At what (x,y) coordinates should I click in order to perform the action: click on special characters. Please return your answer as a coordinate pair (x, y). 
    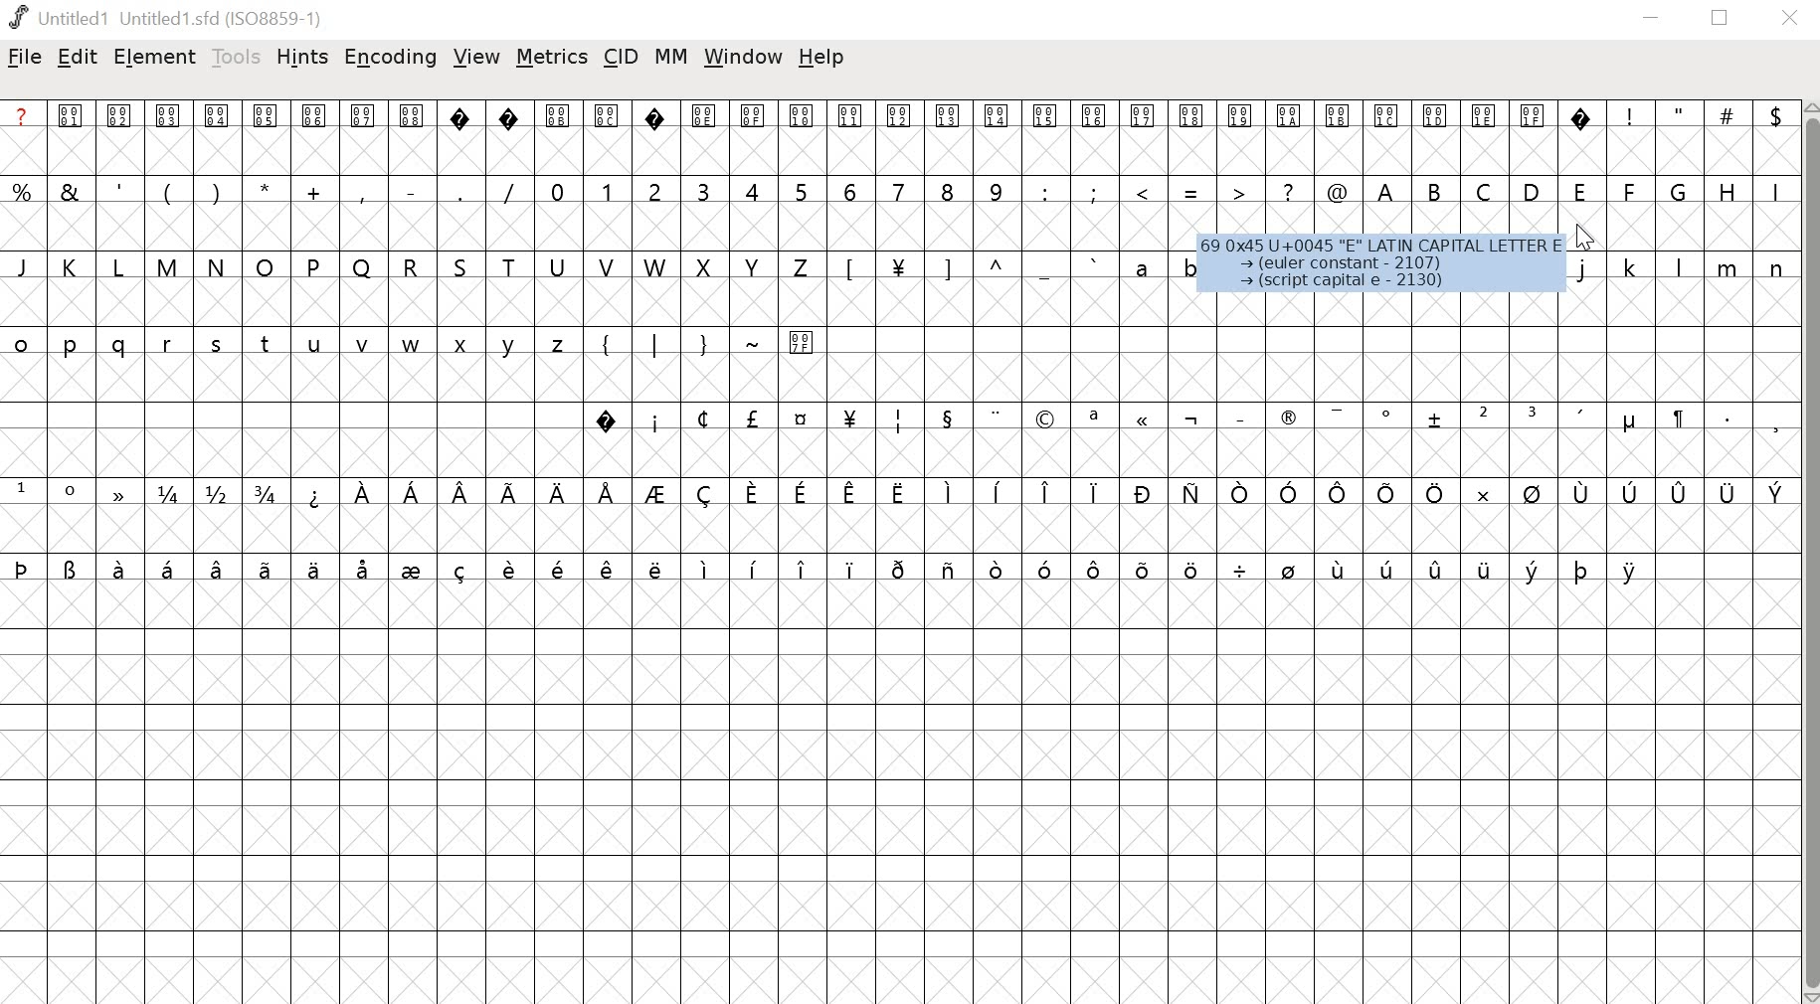
    Looking at the image, I should click on (1186, 418).